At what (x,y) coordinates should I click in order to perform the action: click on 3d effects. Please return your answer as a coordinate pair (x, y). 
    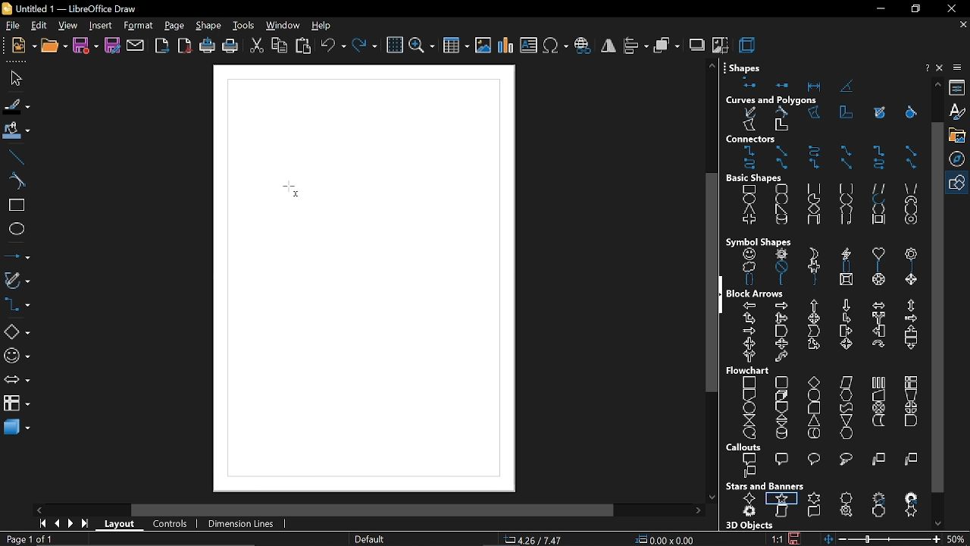
    Looking at the image, I should click on (749, 45).